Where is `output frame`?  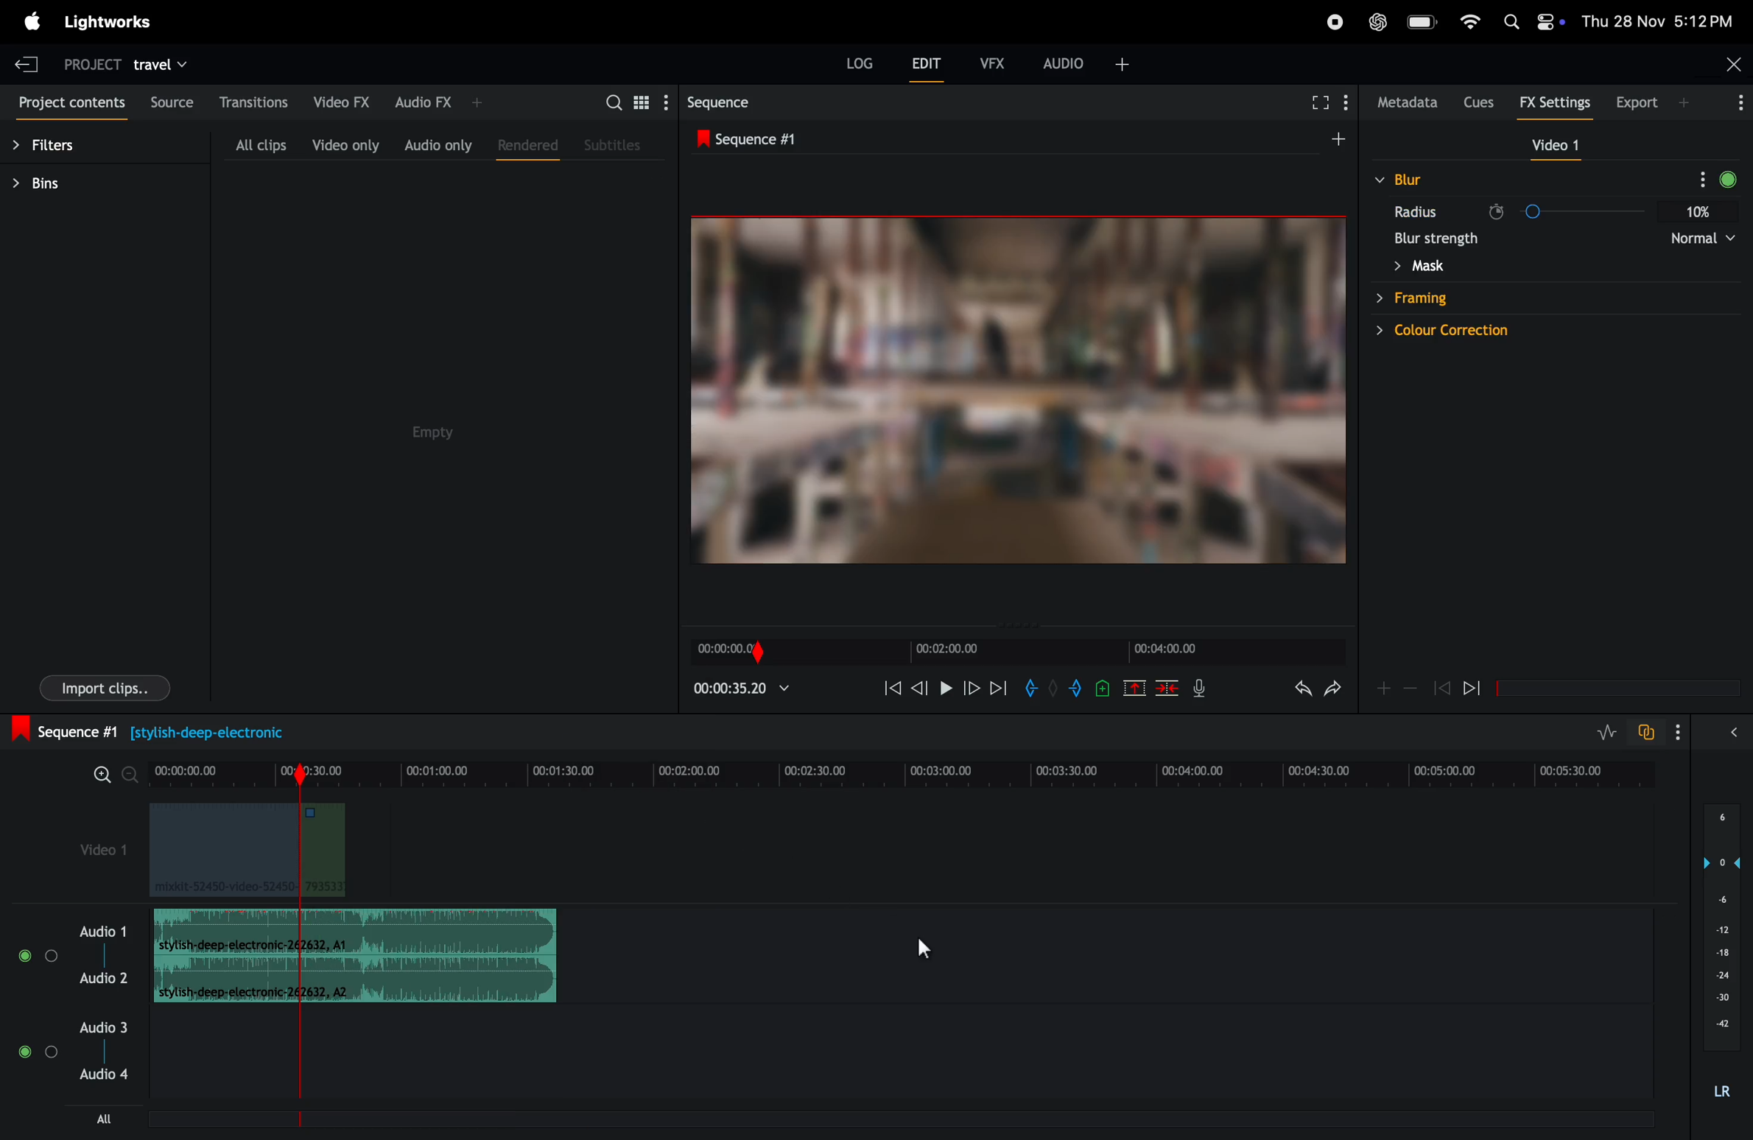
output frame is located at coordinates (1016, 398).